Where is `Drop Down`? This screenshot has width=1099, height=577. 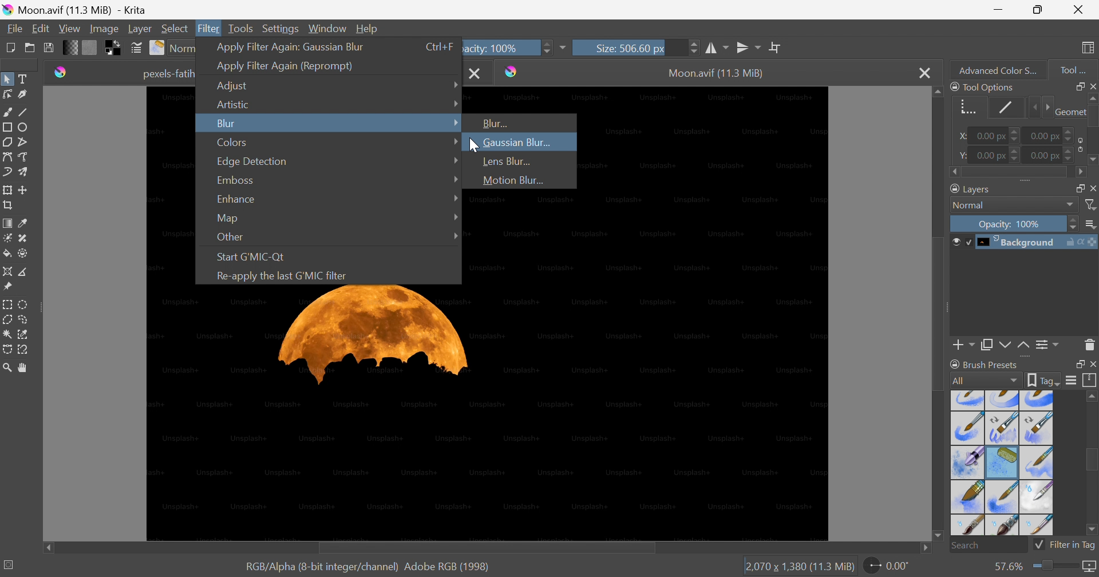
Drop Down is located at coordinates (454, 160).